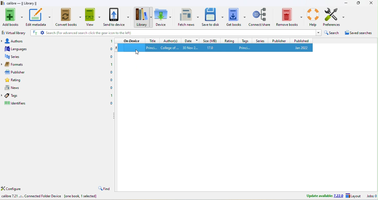 The image size is (378, 200). I want to click on title, so click(151, 47).